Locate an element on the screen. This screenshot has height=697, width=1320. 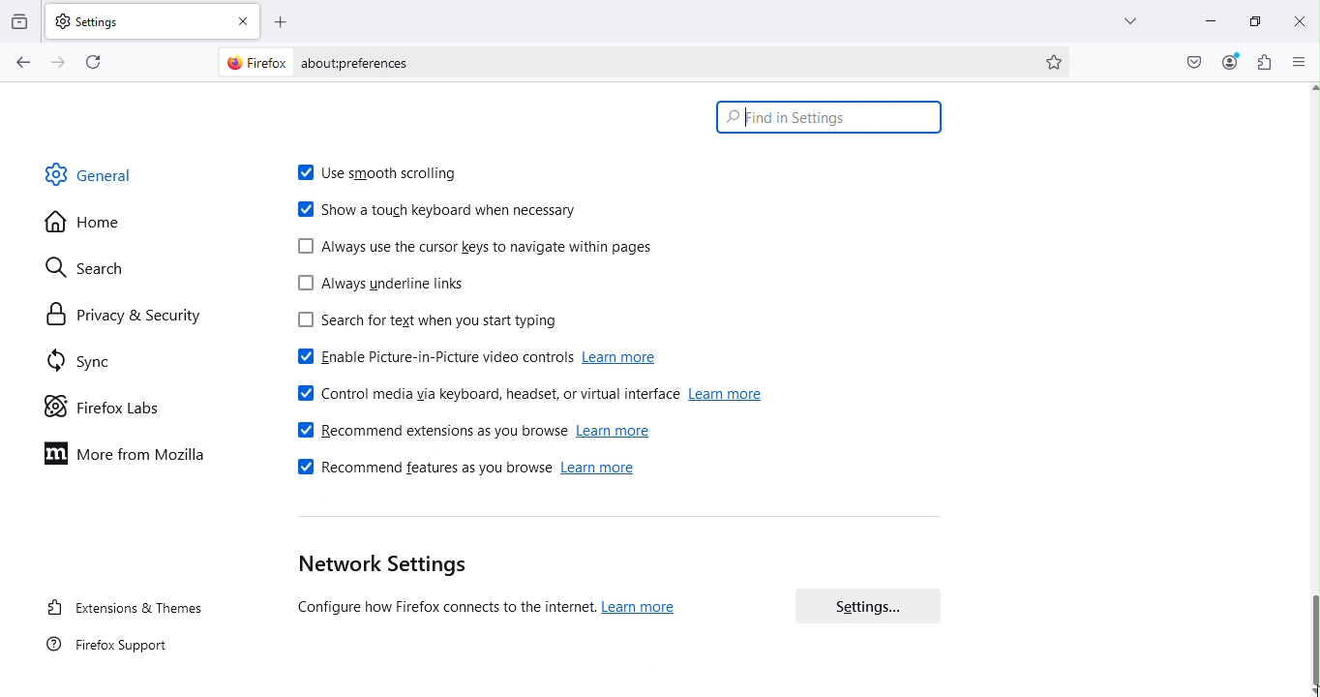
Go forward one page is located at coordinates (56, 61).